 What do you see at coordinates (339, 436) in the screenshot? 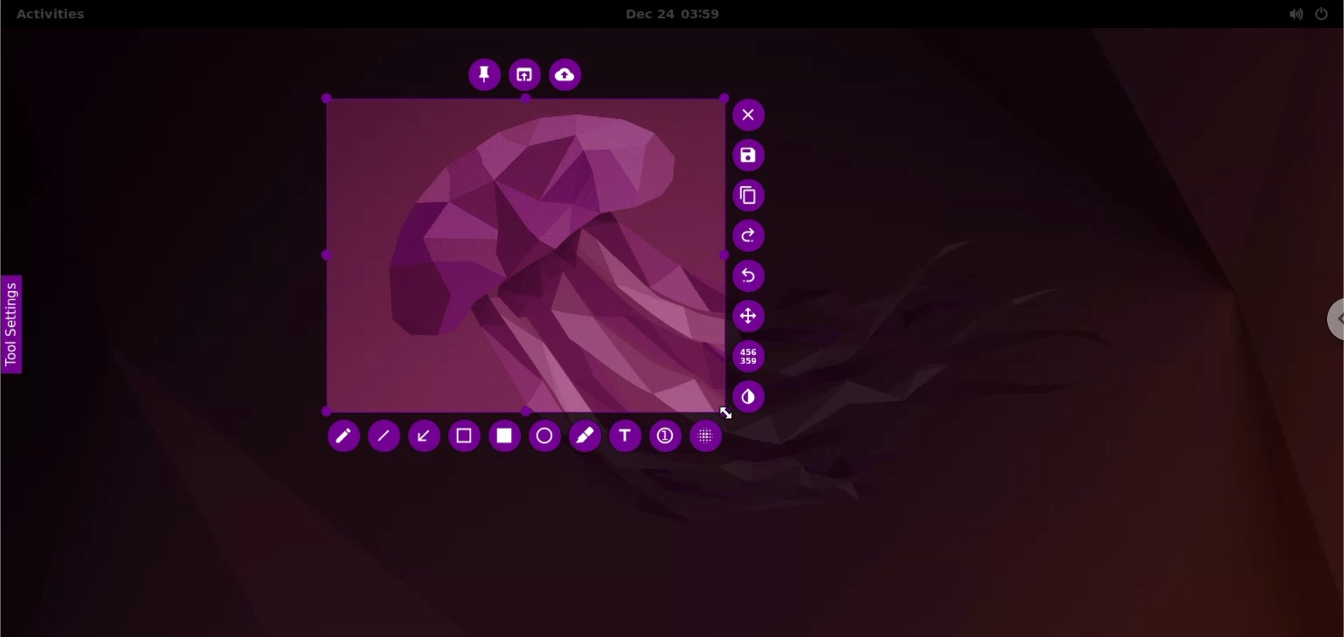
I see `pencil` at bounding box center [339, 436].